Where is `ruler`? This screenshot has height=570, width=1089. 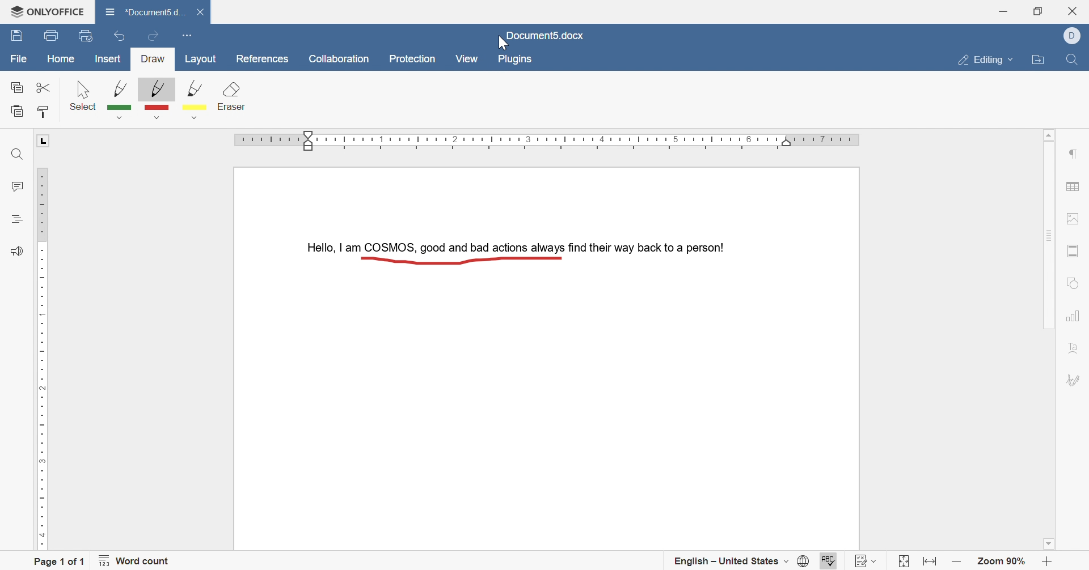
ruler is located at coordinates (550, 141).